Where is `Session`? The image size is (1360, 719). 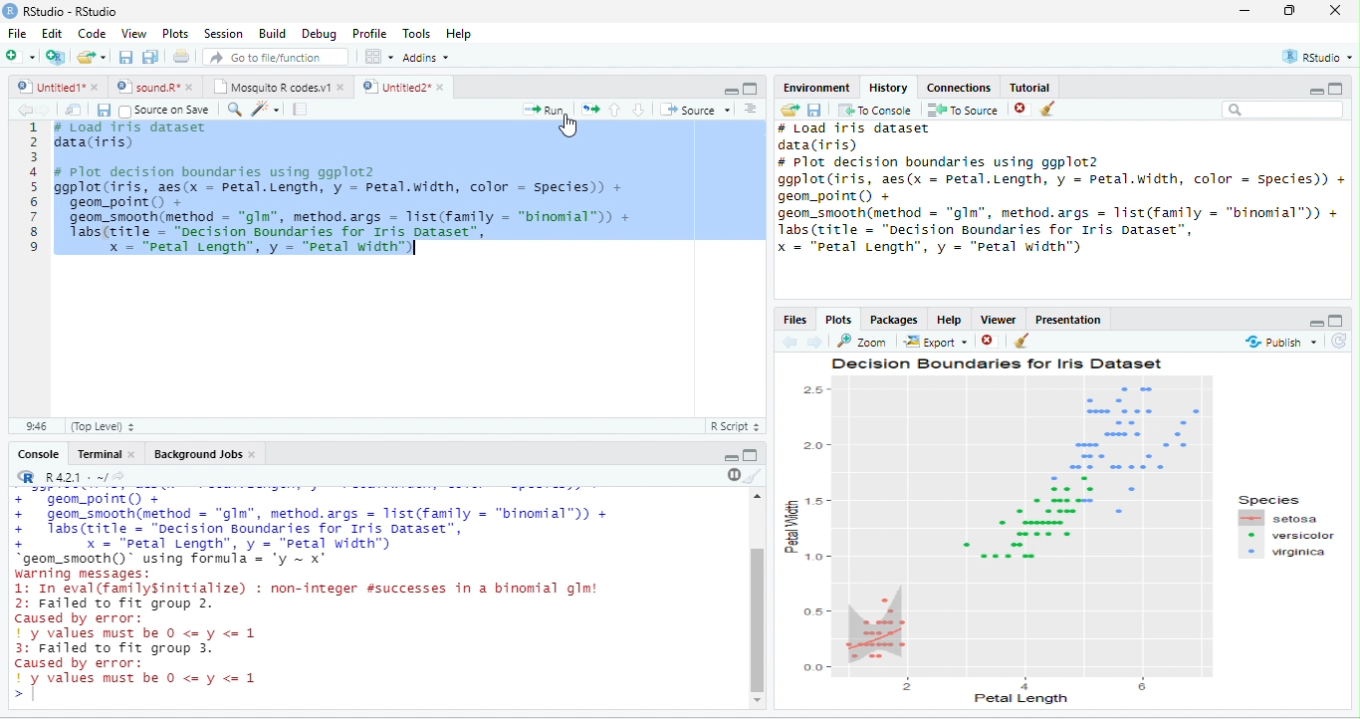 Session is located at coordinates (225, 35).